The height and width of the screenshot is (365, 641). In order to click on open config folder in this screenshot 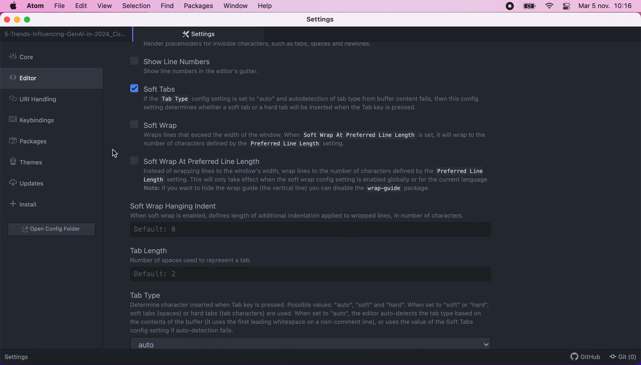, I will do `click(53, 230)`.